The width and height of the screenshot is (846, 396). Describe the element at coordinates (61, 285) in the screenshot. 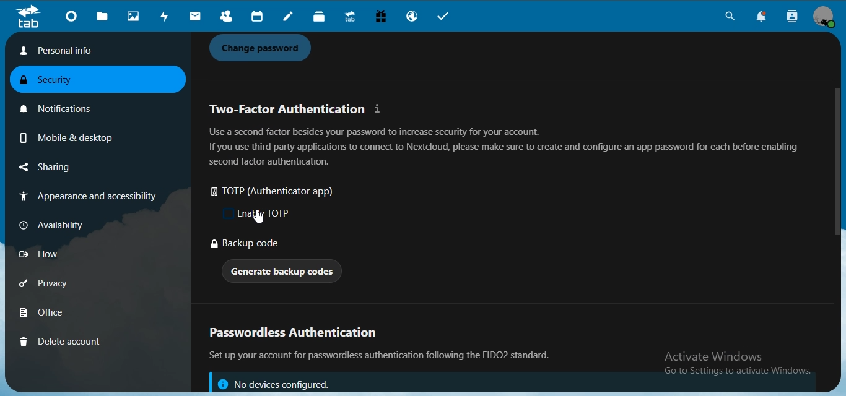

I see `privacy` at that location.